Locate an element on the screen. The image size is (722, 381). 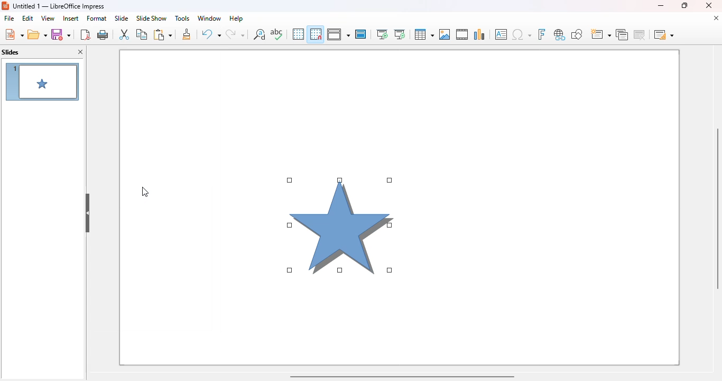
print is located at coordinates (104, 34).